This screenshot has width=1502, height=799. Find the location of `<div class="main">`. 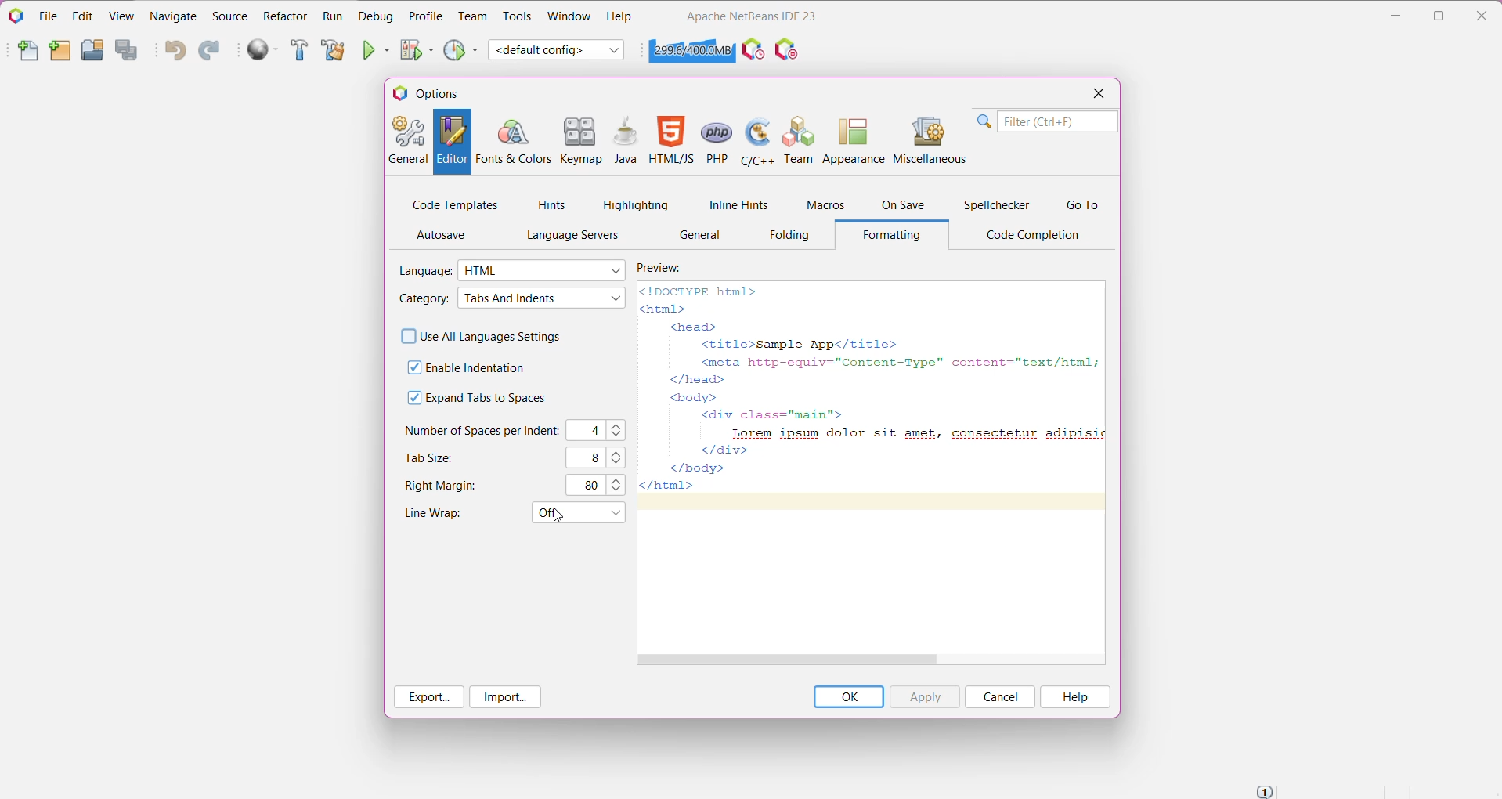

<div class="main"> is located at coordinates (772, 415).